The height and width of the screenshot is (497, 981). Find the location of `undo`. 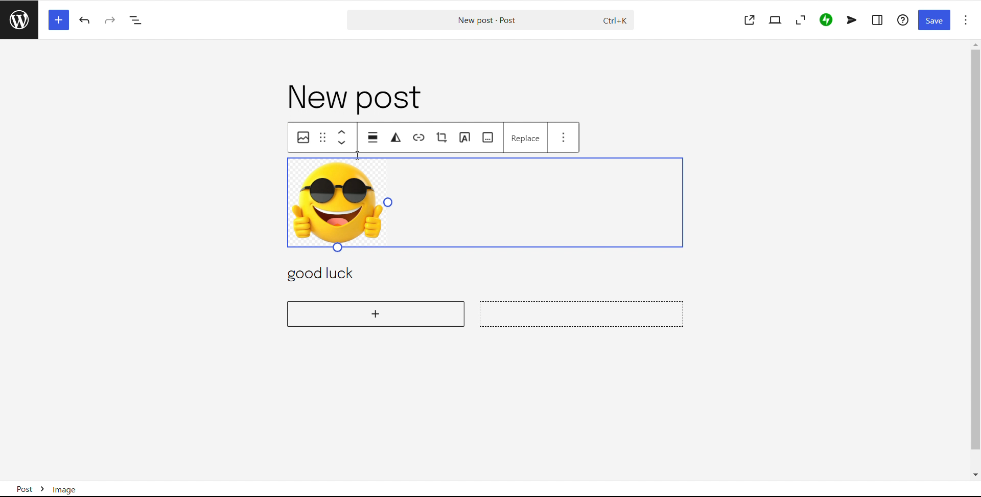

undo is located at coordinates (86, 20).